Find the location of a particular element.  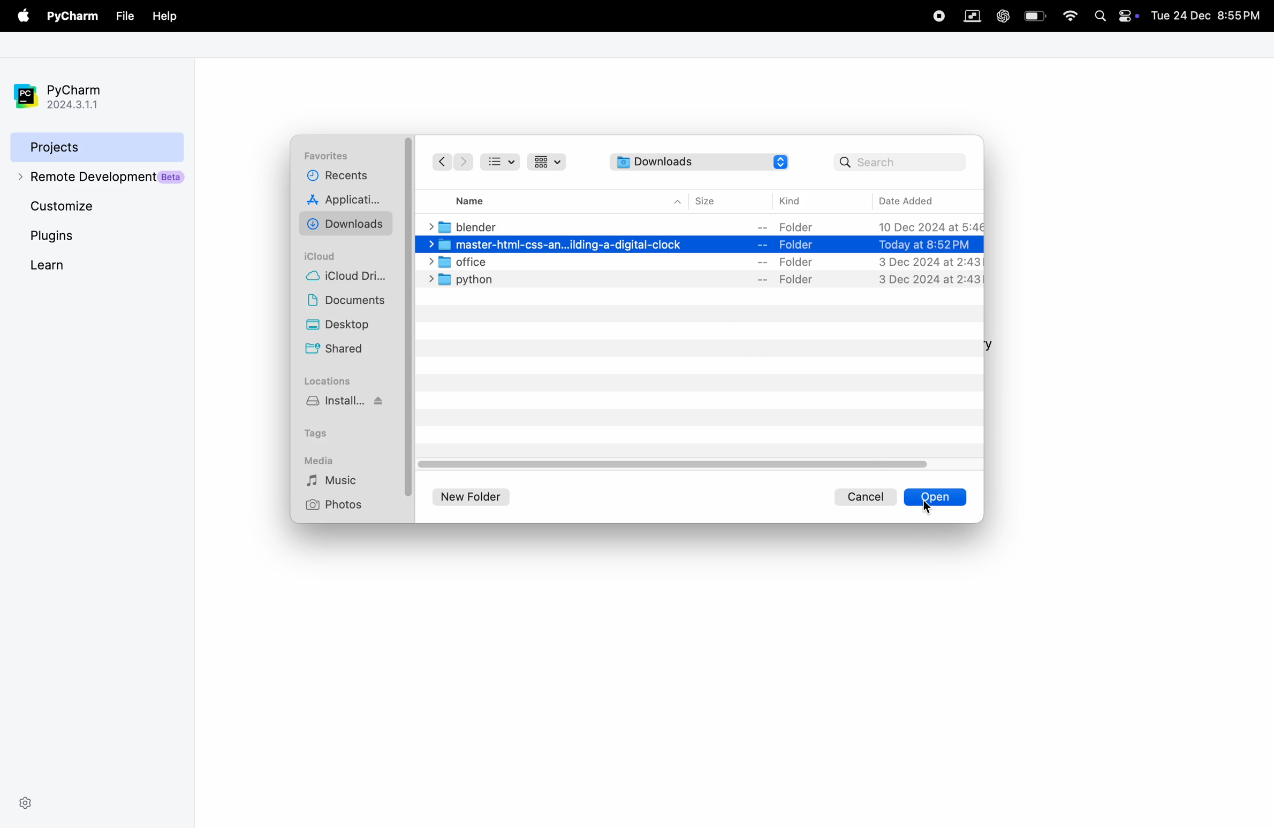

favourites is located at coordinates (329, 156).